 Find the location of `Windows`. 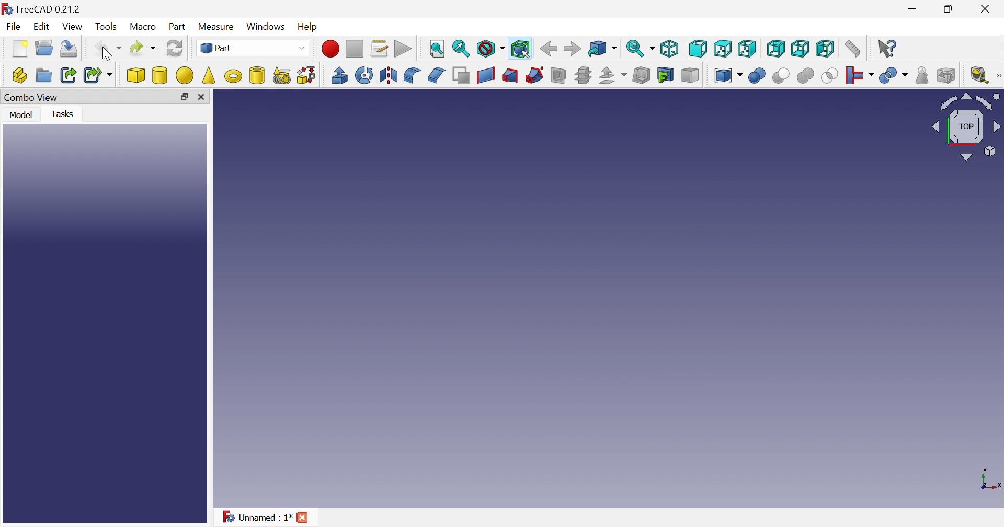

Windows is located at coordinates (266, 26).